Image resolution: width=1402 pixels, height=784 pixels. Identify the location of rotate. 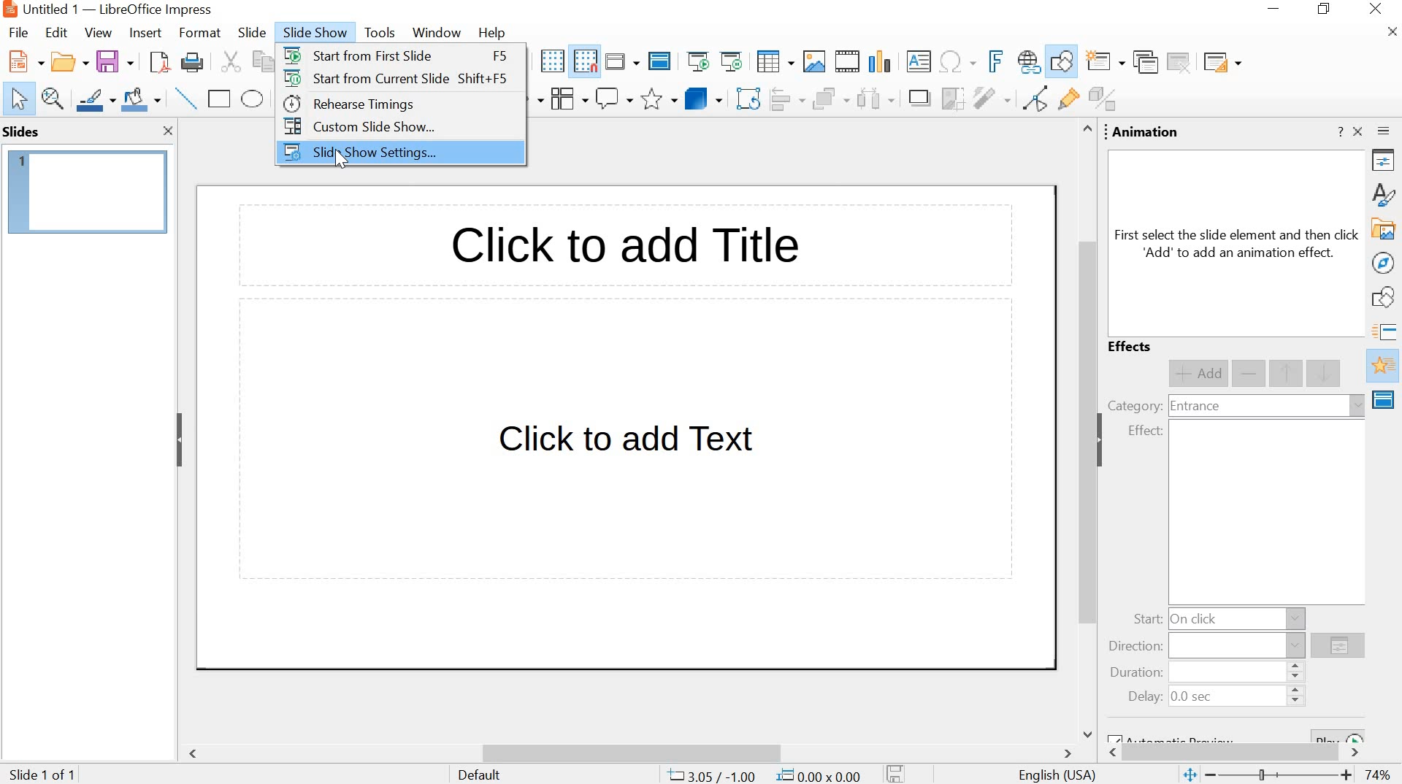
(747, 100).